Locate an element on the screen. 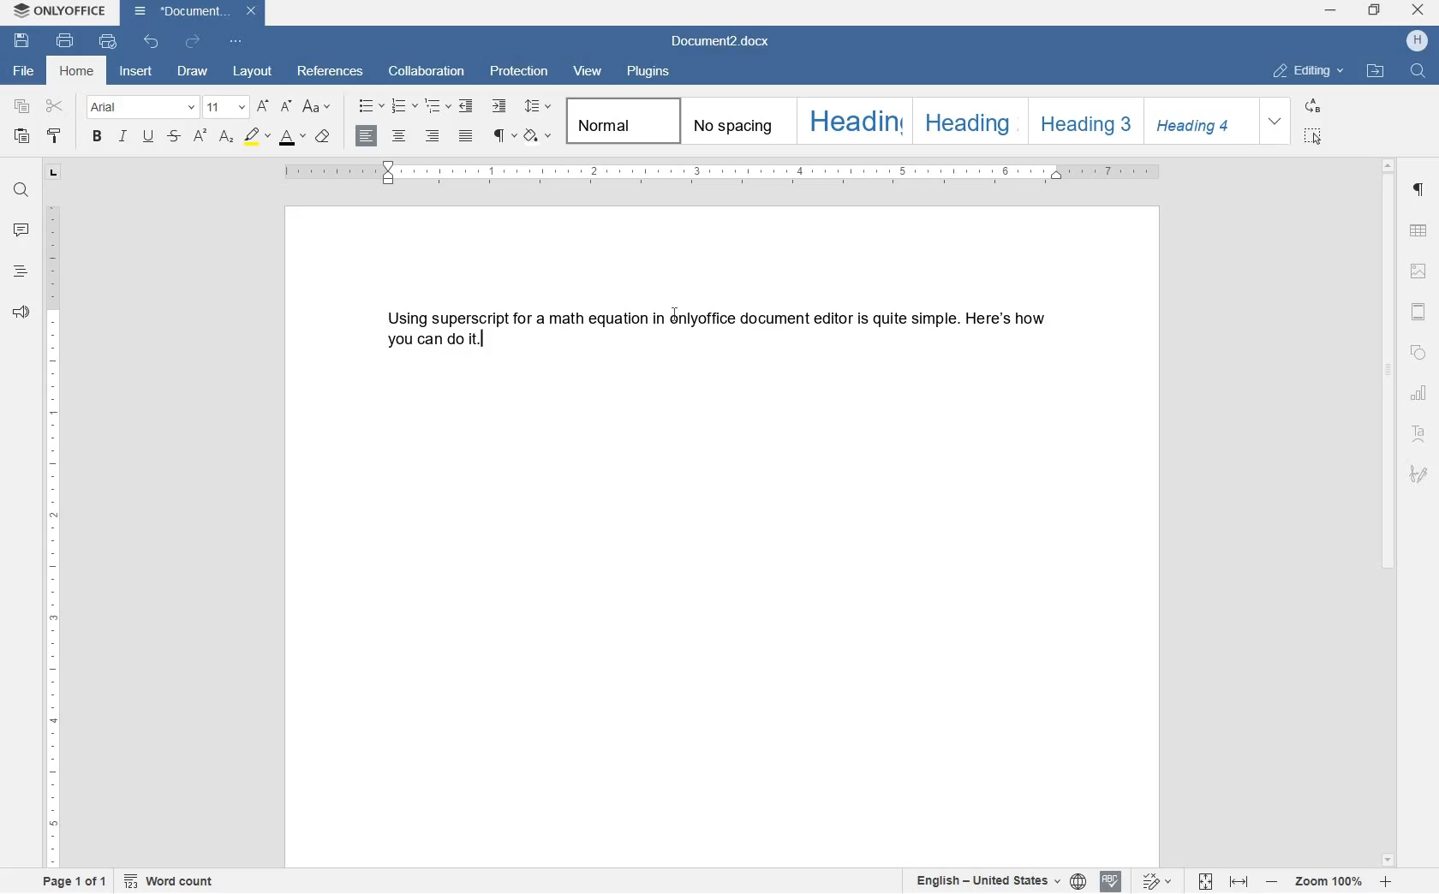 This screenshot has height=894, width=1439. protection is located at coordinates (521, 73).